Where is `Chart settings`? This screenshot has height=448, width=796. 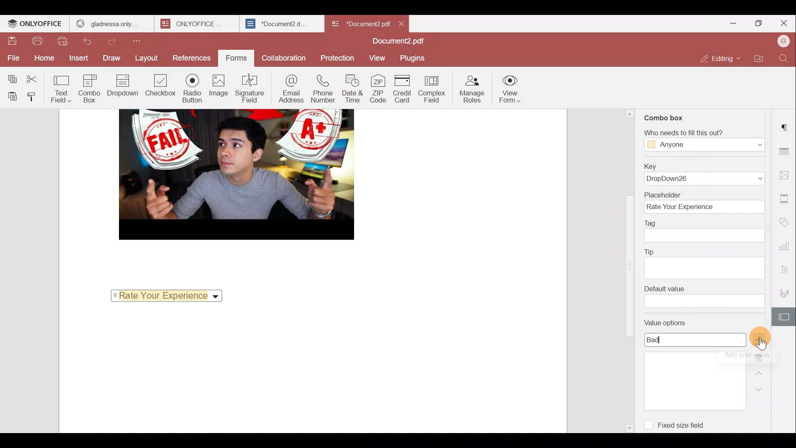 Chart settings is located at coordinates (786, 247).